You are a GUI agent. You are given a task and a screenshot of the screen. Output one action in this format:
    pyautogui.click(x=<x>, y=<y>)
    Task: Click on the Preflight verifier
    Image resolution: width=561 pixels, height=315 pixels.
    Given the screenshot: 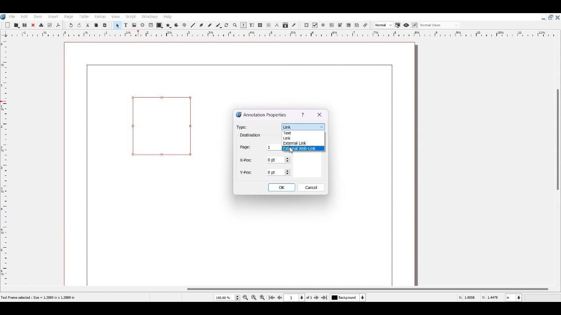 What is the action you would take?
    pyautogui.click(x=50, y=25)
    